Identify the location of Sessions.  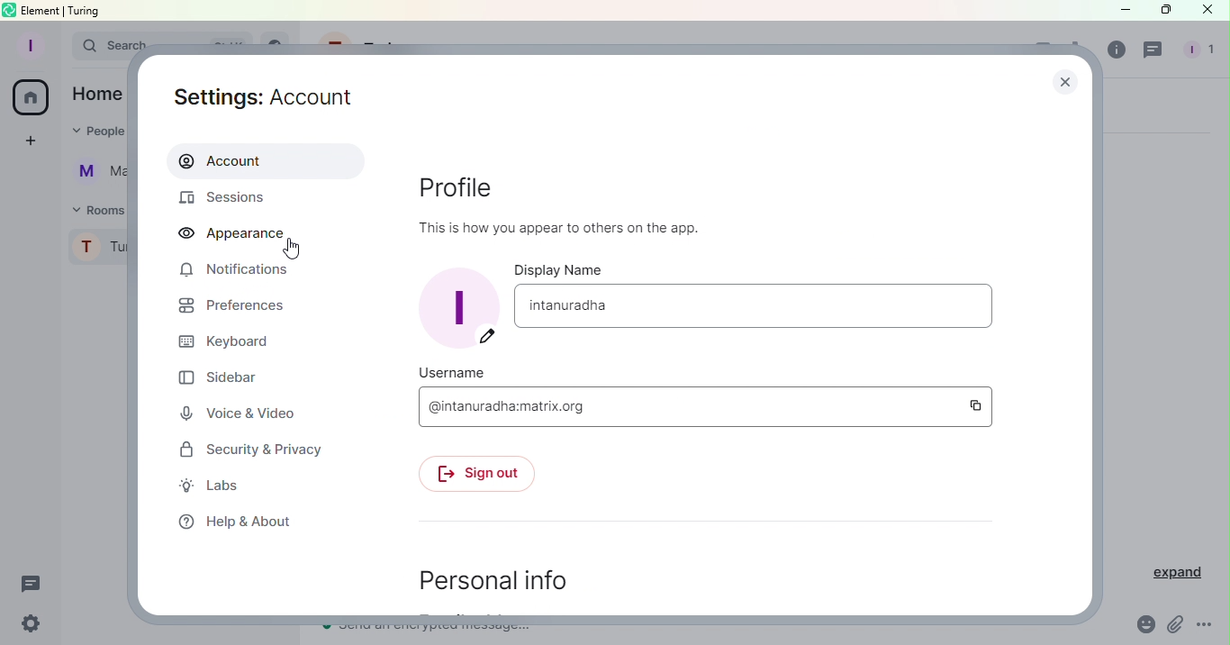
(231, 197).